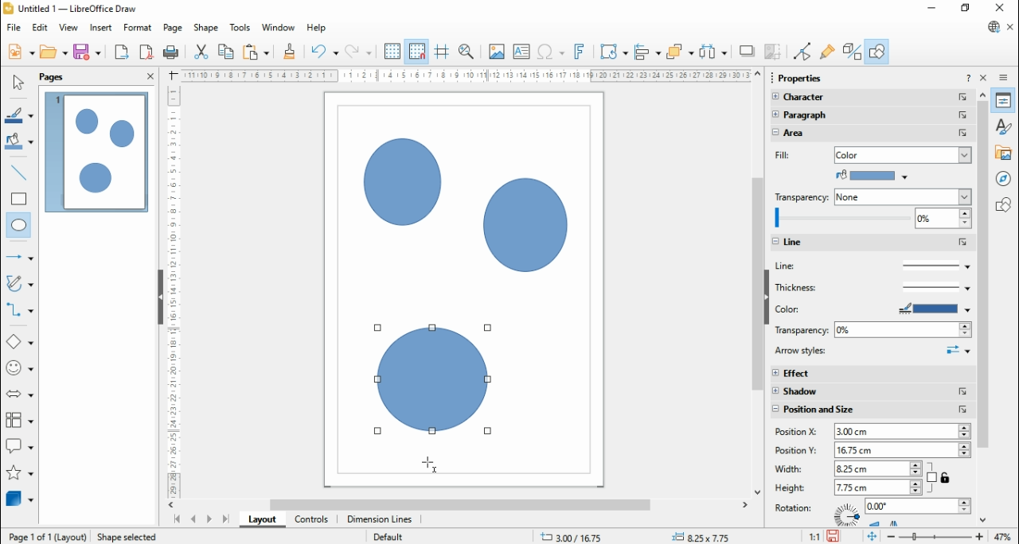  What do you see at coordinates (21, 370) in the screenshot?
I see `symbol shapes` at bounding box center [21, 370].